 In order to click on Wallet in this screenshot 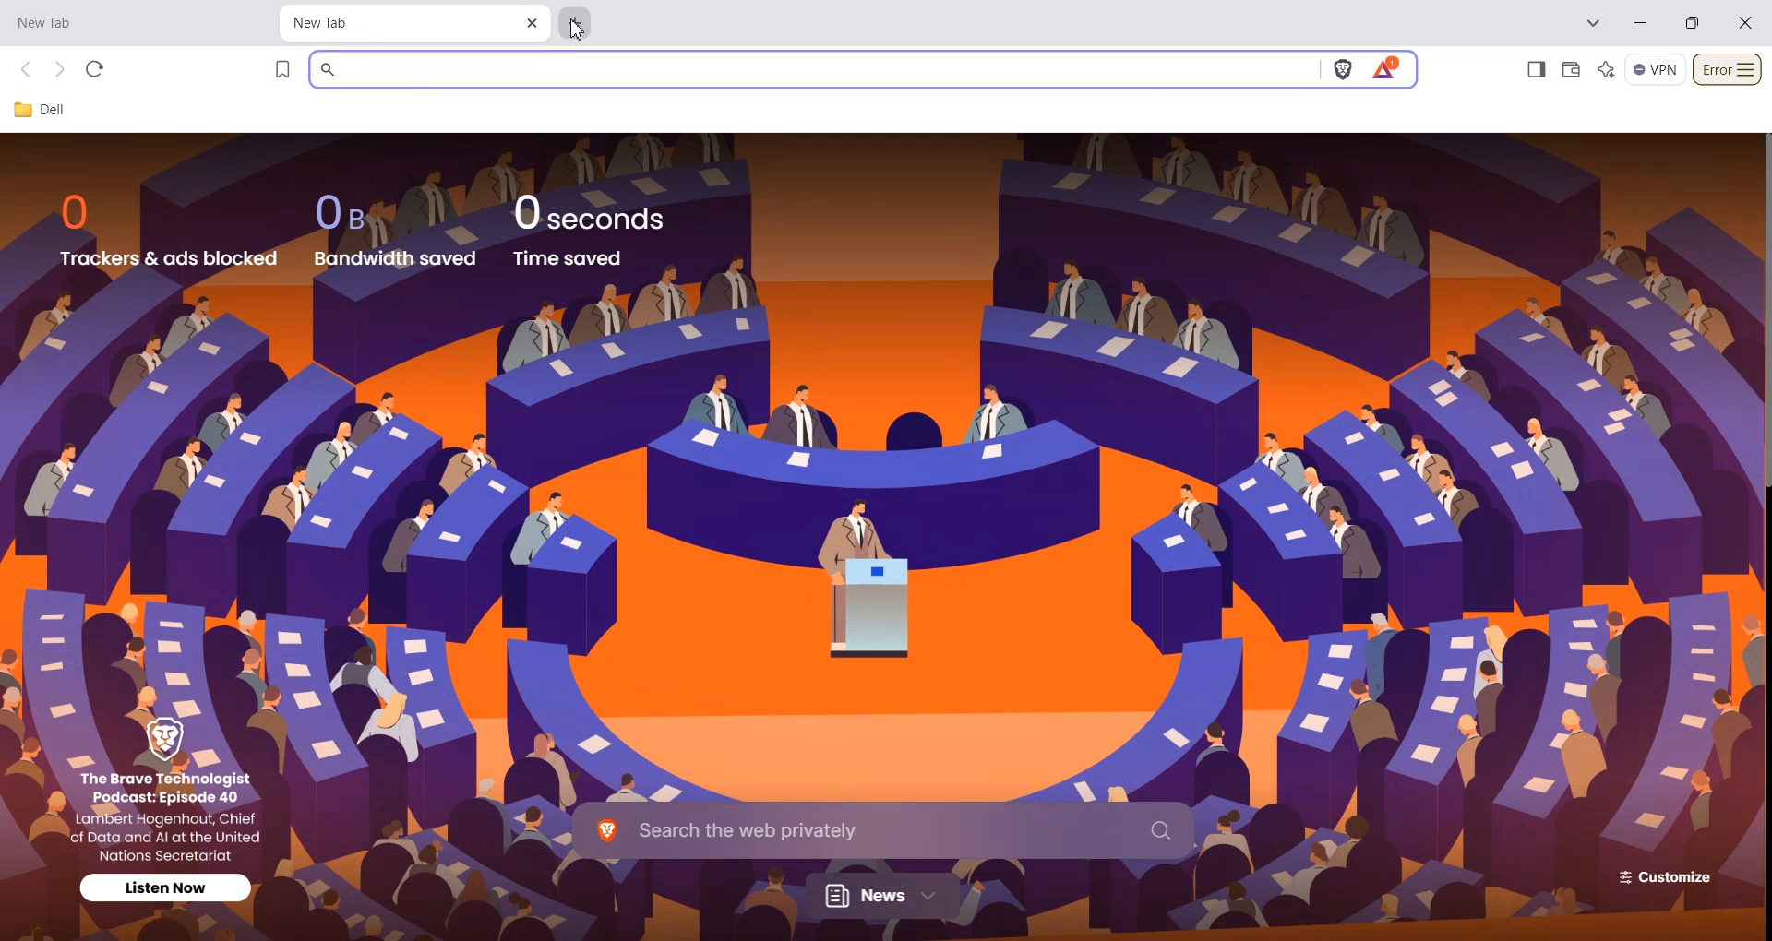, I will do `click(1570, 69)`.